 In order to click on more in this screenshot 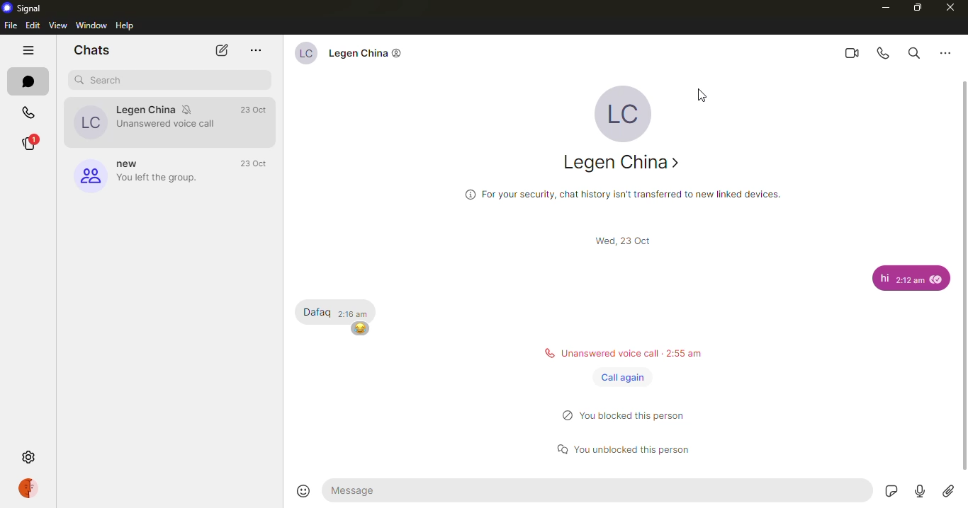, I will do `click(256, 49)`.